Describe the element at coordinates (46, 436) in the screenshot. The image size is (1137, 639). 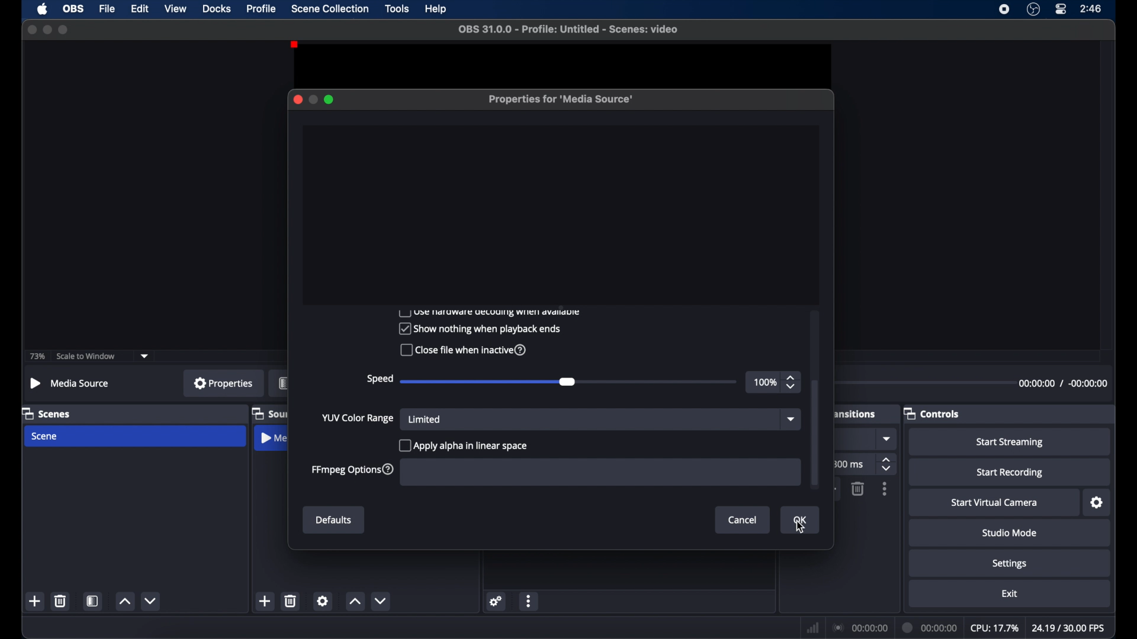
I see `scene` at that location.